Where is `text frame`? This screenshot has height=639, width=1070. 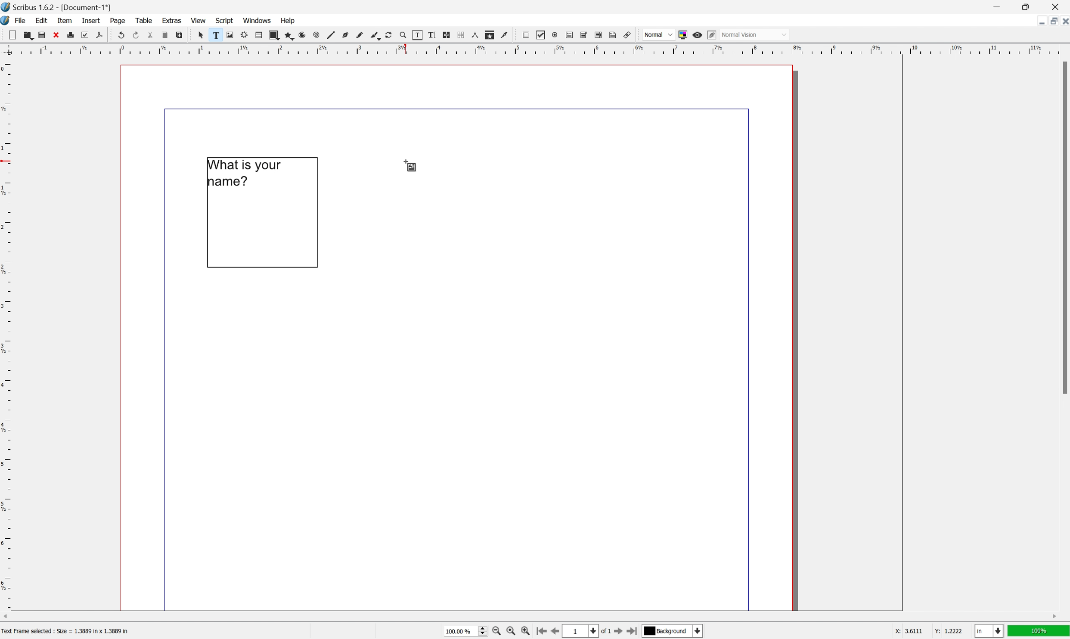
text frame is located at coordinates (214, 35).